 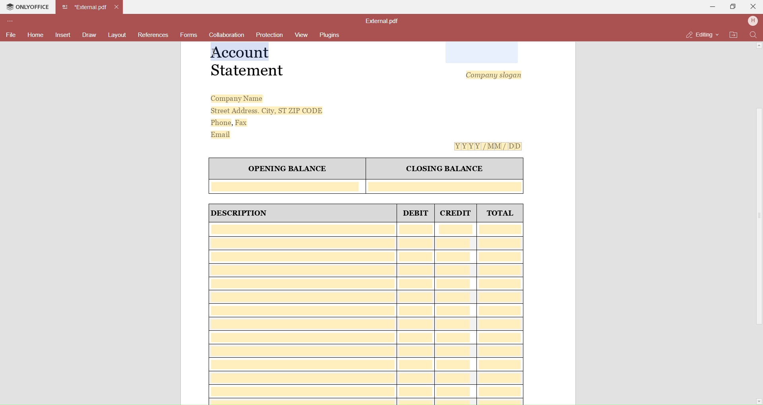 What do you see at coordinates (230, 123) in the screenshot?
I see `Phone, Fax` at bounding box center [230, 123].